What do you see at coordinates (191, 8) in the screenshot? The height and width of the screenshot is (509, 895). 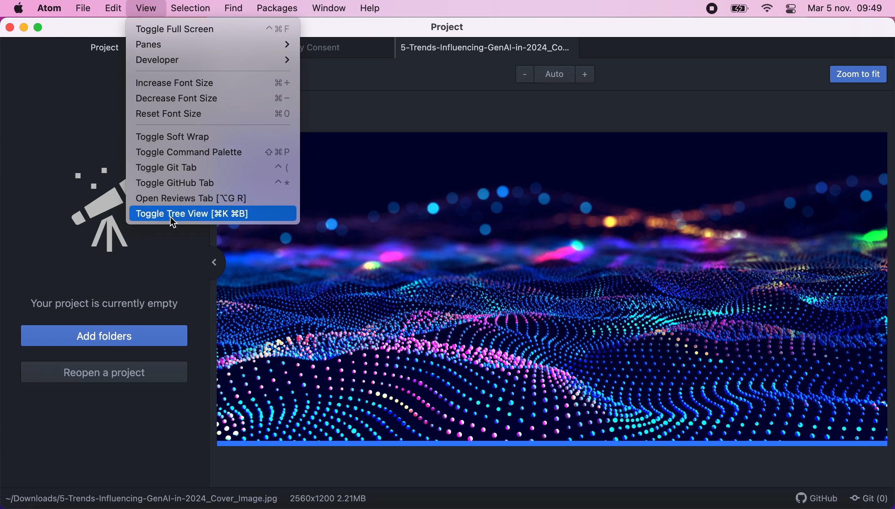 I see `selection` at bounding box center [191, 8].